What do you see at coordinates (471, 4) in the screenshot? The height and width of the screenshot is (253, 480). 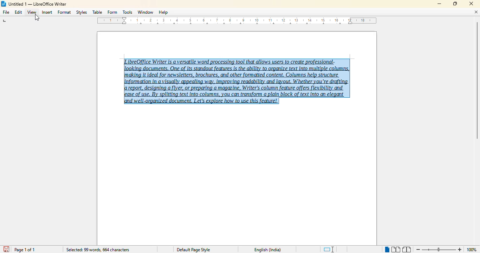 I see `close ` at bounding box center [471, 4].